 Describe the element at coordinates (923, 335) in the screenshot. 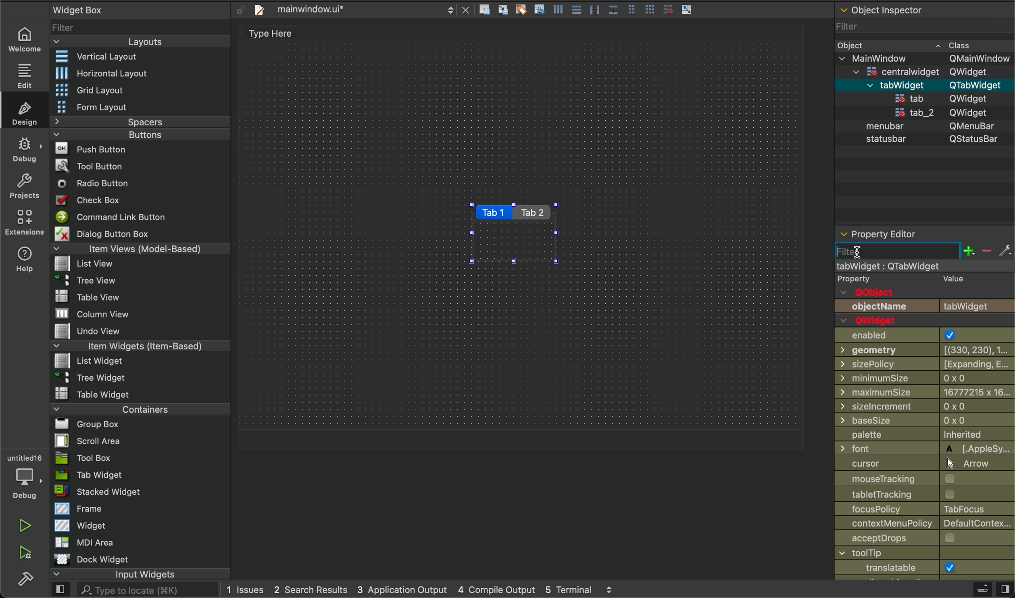

I see `enabled` at that location.